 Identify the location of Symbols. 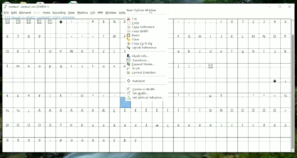
(73, 141).